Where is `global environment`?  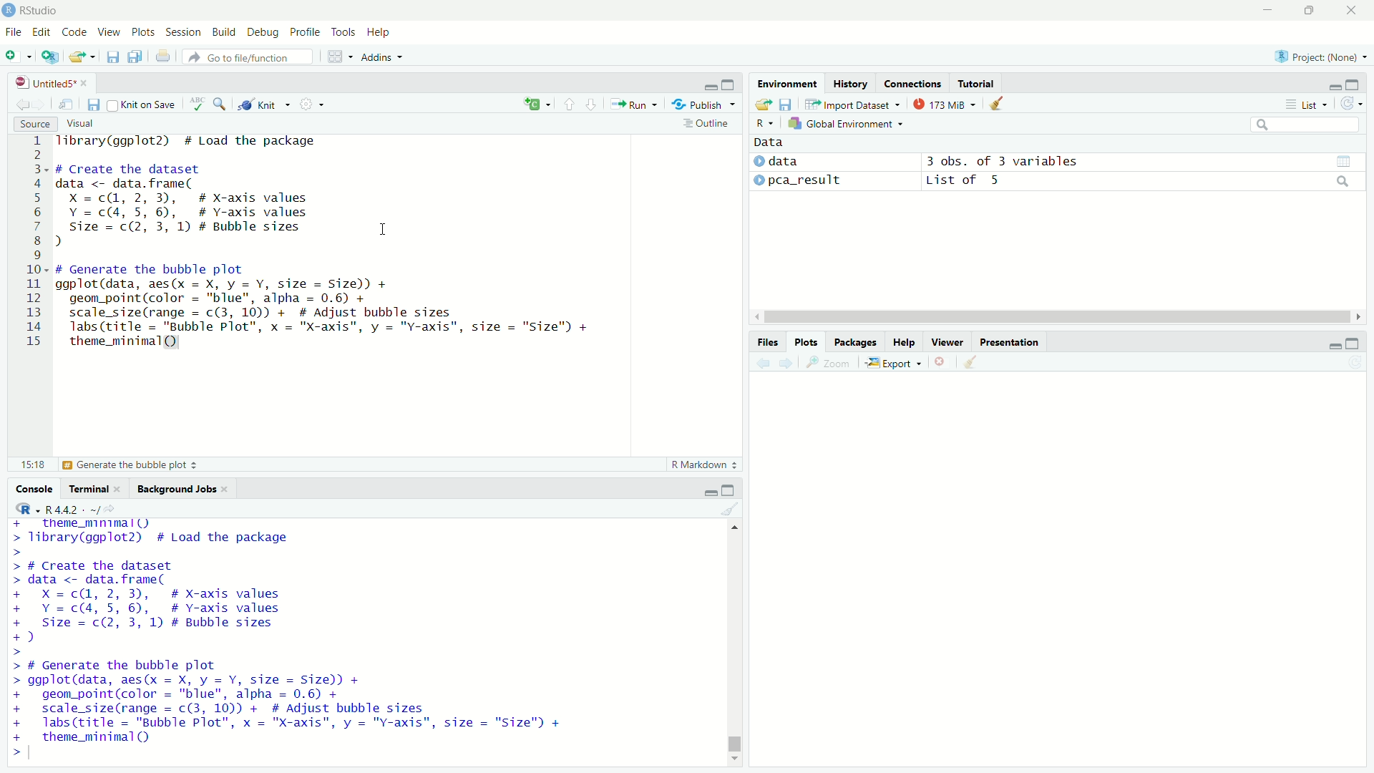
global environment is located at coordinates (848, 122).